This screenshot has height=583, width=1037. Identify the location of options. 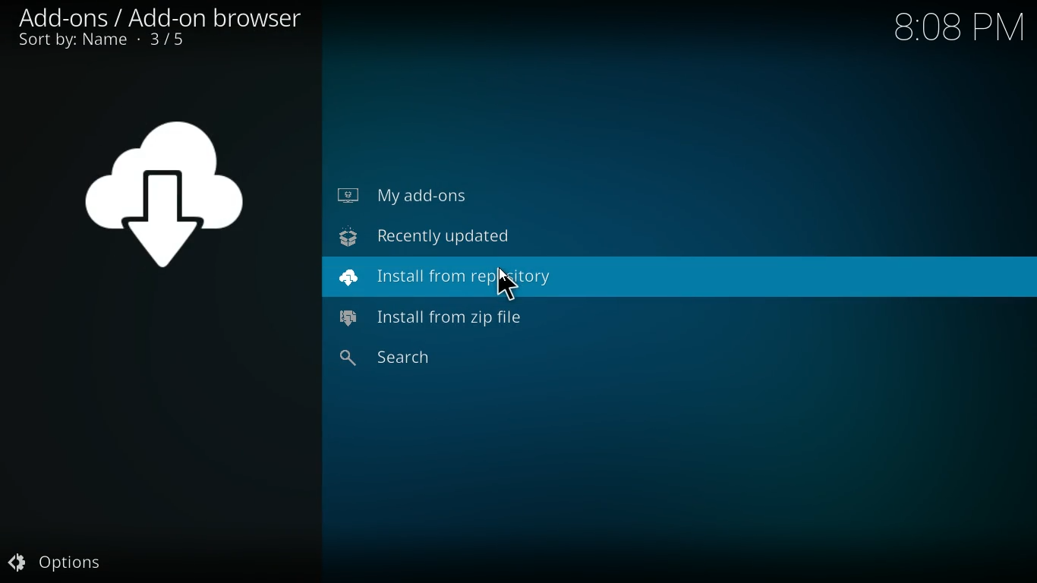
(61, 559).